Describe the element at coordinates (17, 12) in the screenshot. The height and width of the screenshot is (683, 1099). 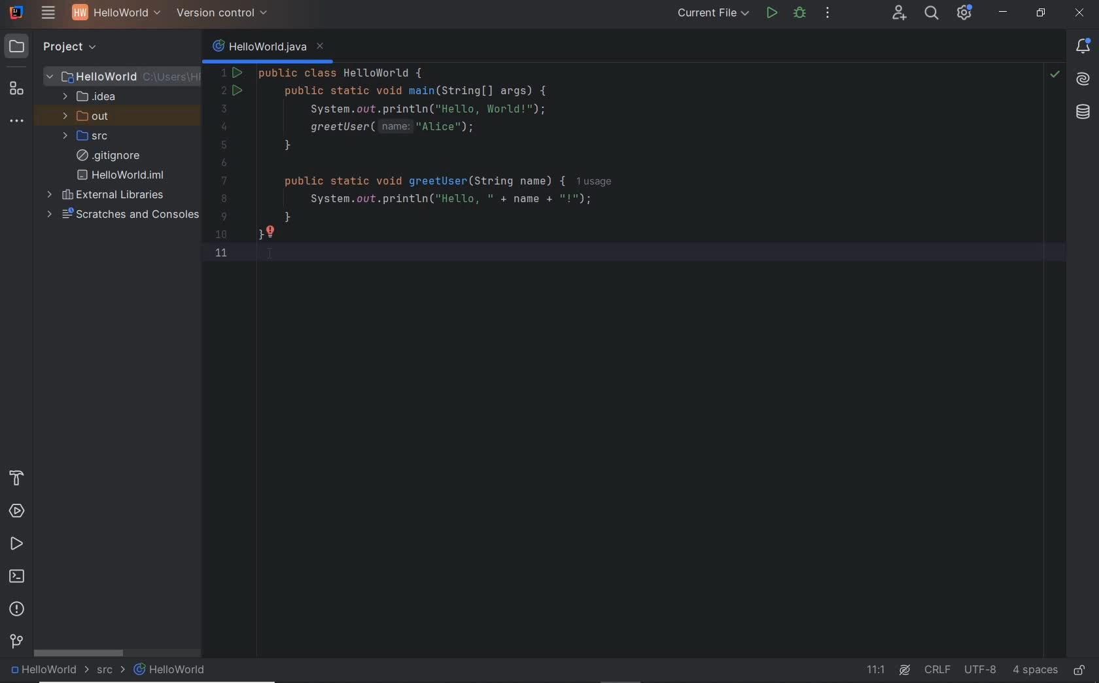
I see `Application logo` at that location.